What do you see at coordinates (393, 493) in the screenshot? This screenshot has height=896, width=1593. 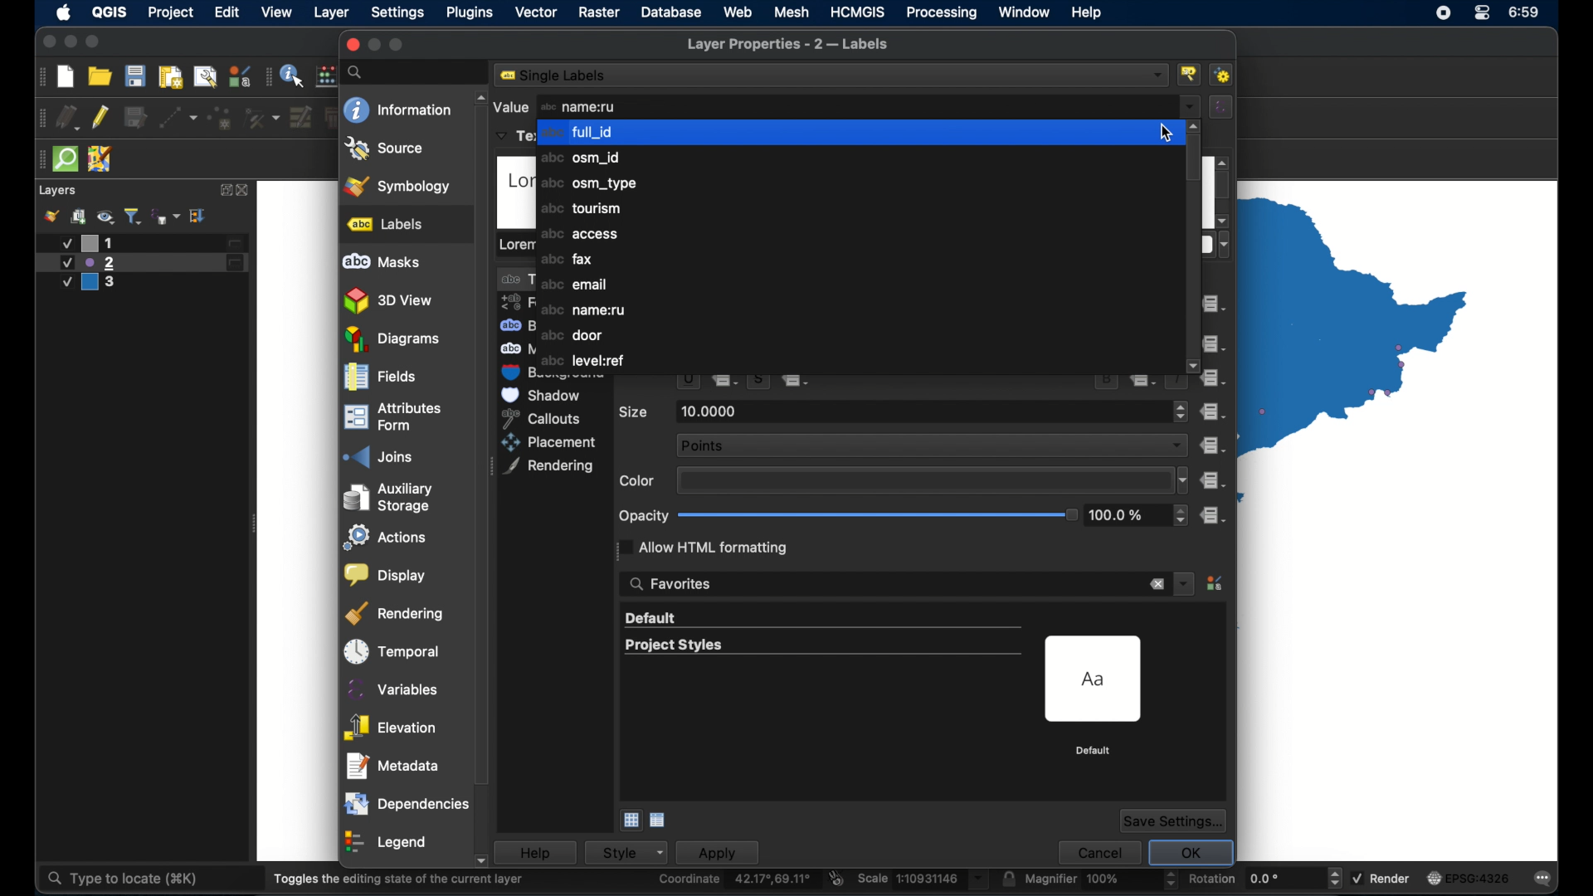 I see `auxilliary storage` at bounding box center [393, 493].